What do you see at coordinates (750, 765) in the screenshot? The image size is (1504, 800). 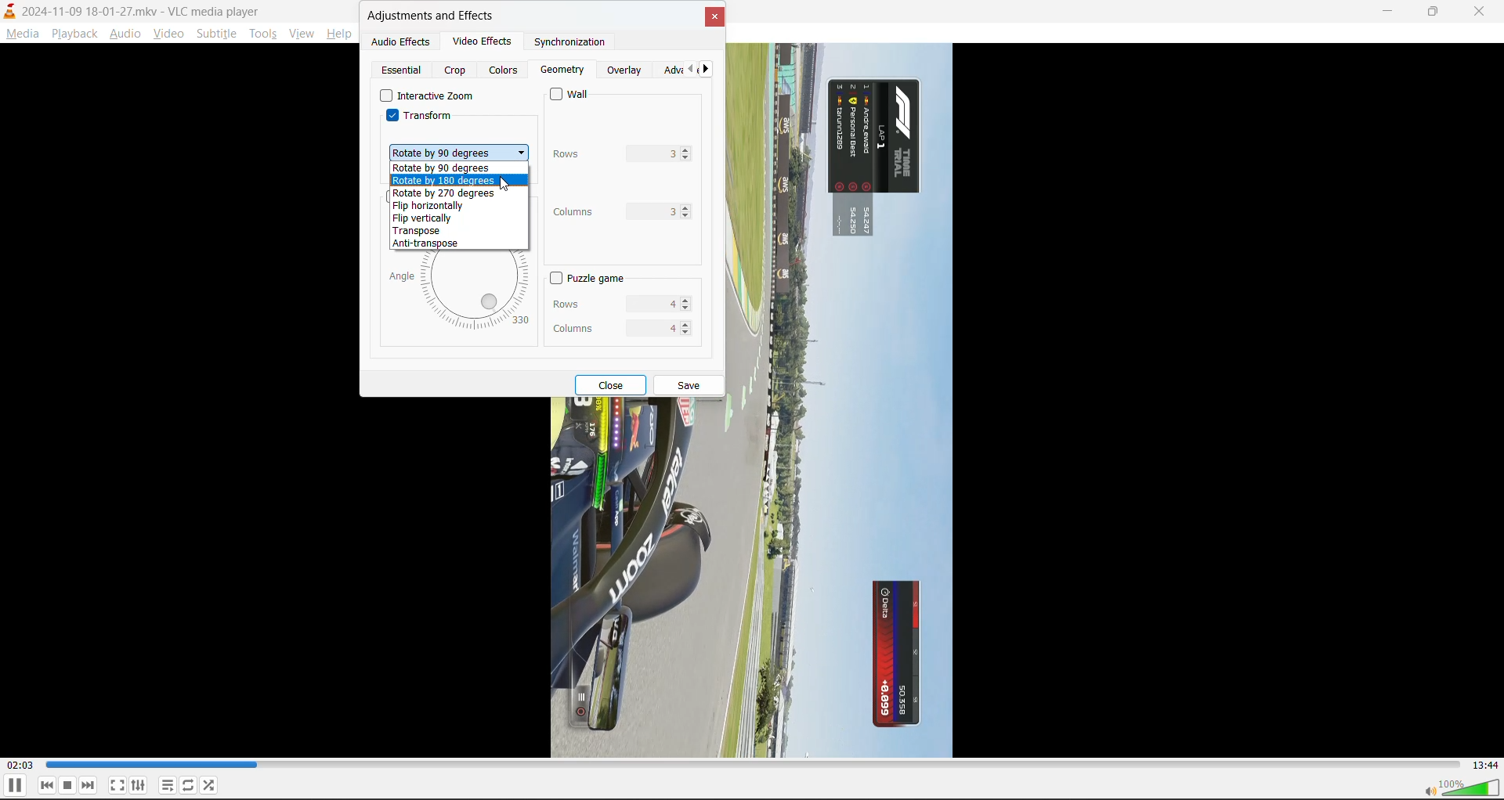 I see `track slider` at bounding box center [750, 765].